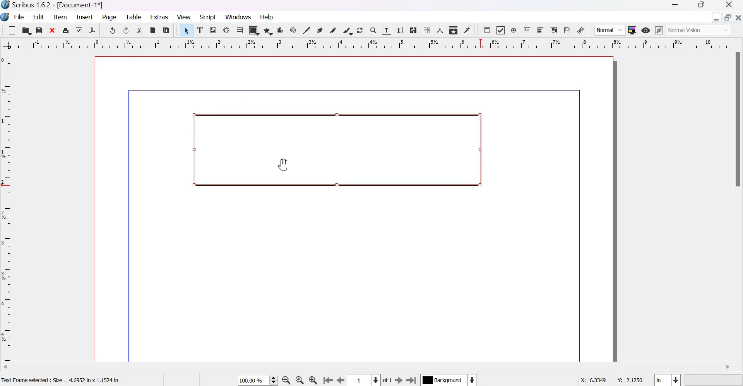 Image resolution: width=743 pixels, height=386 pixels. I want to click on Normal Vision, so click(700, 30).